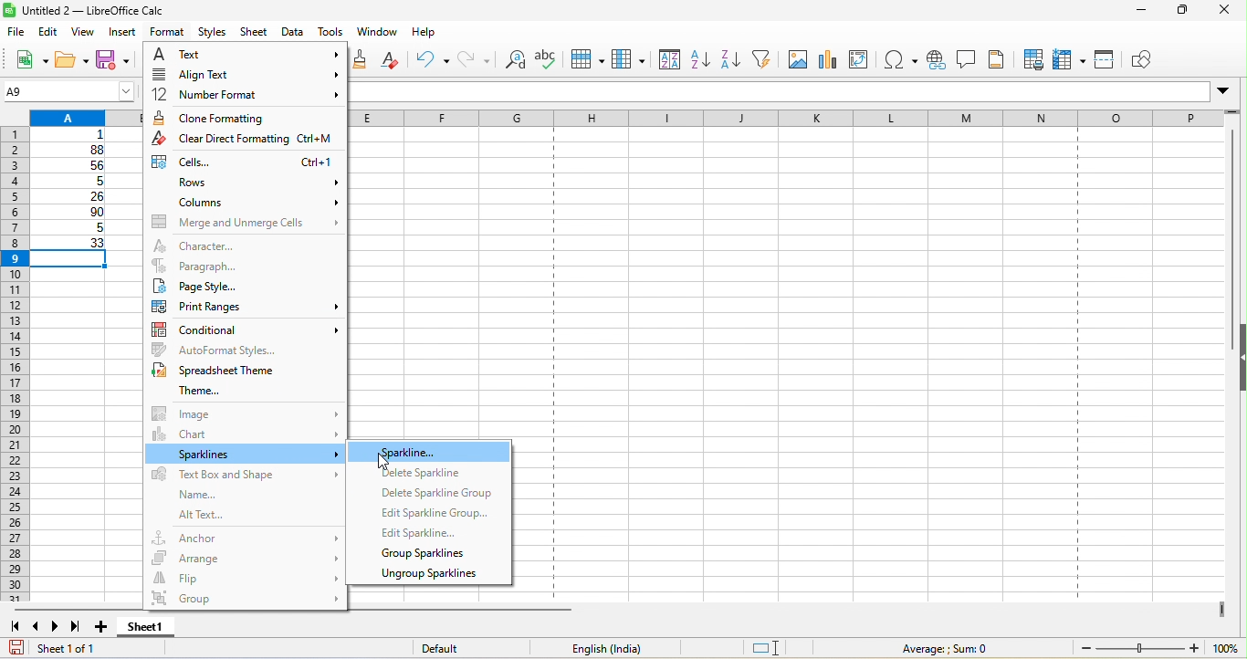 This screenshot has height=659, width=1247. I want to click on sheet, so click(256, 33).